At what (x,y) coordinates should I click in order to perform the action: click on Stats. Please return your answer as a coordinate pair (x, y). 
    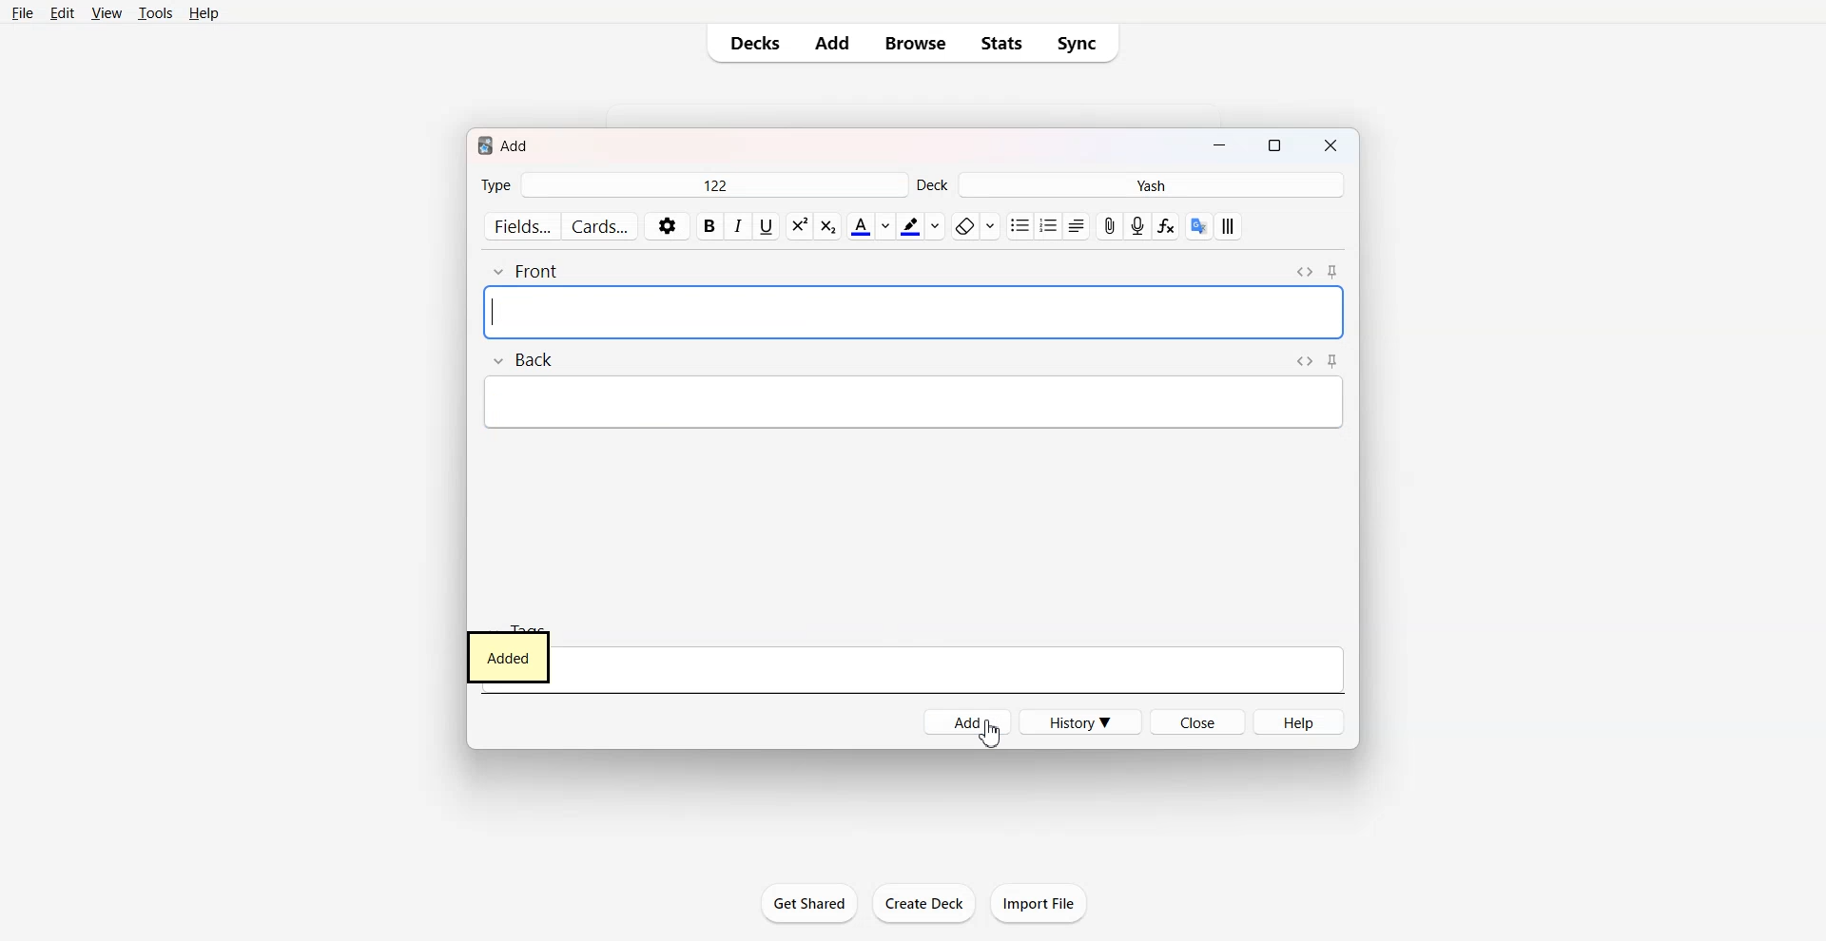
    Looking at the image, I should click on (1001, 43).